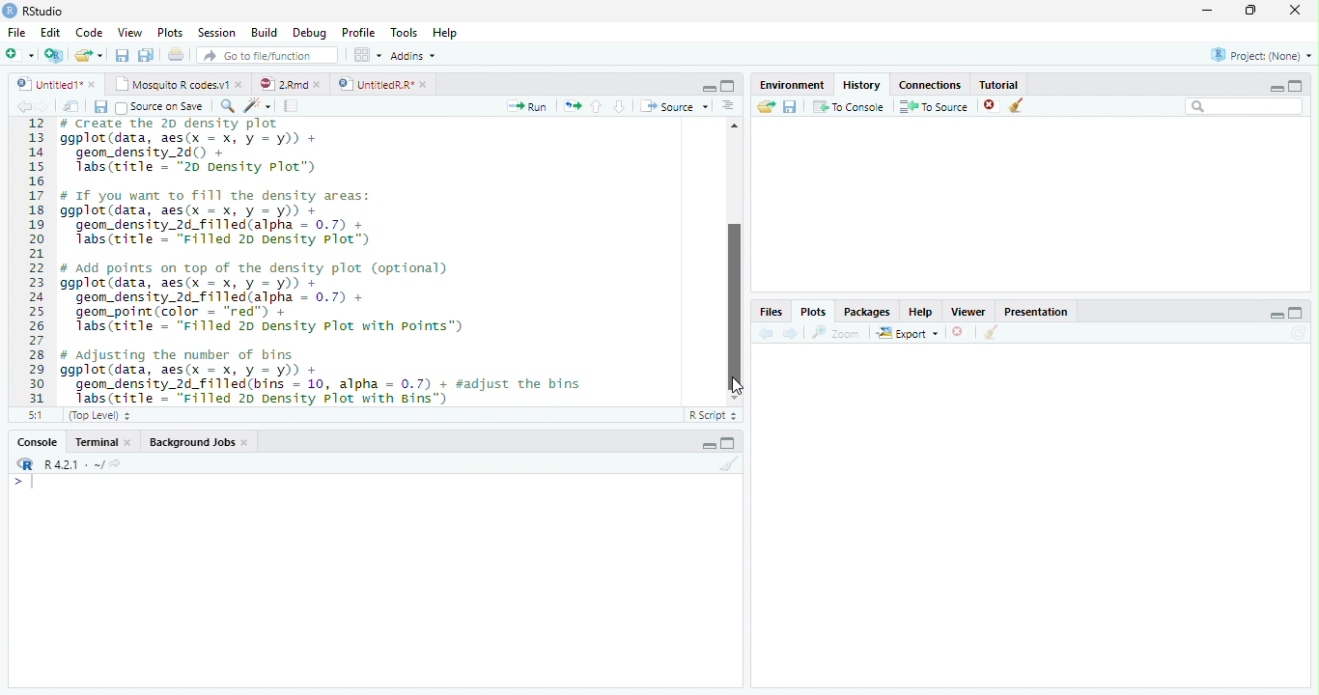  I want to click on close, so click(425, 84).